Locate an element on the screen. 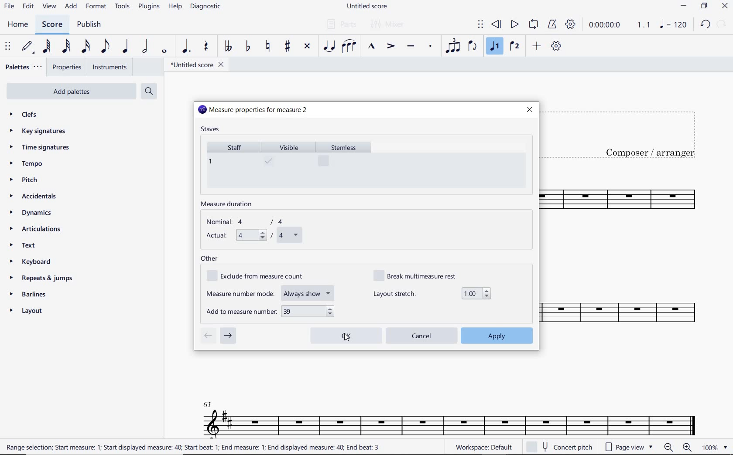 The height and width of the screenshot is (455, 733). FILE NAME is located at coordinates (197, 65).